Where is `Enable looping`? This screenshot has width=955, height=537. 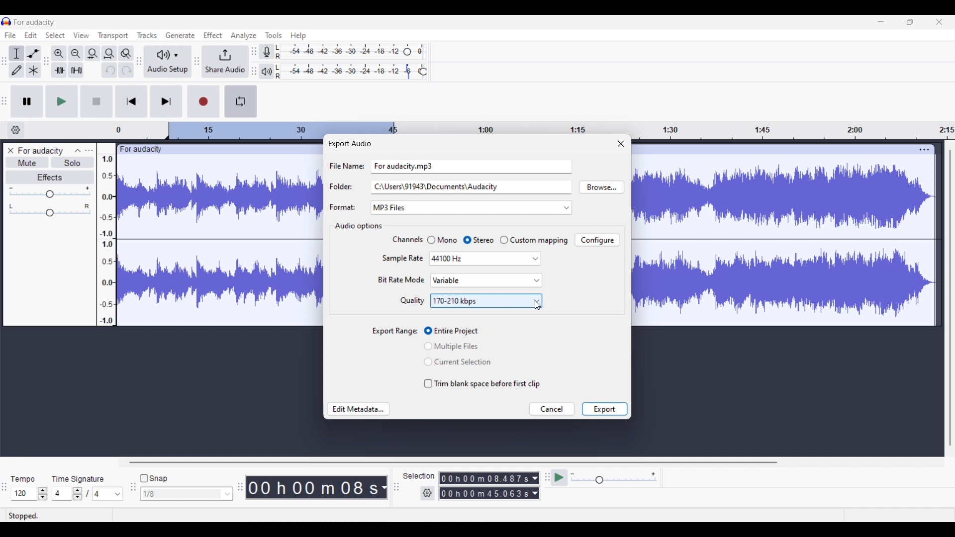
Enable looping is located at coordinates (240, 101).